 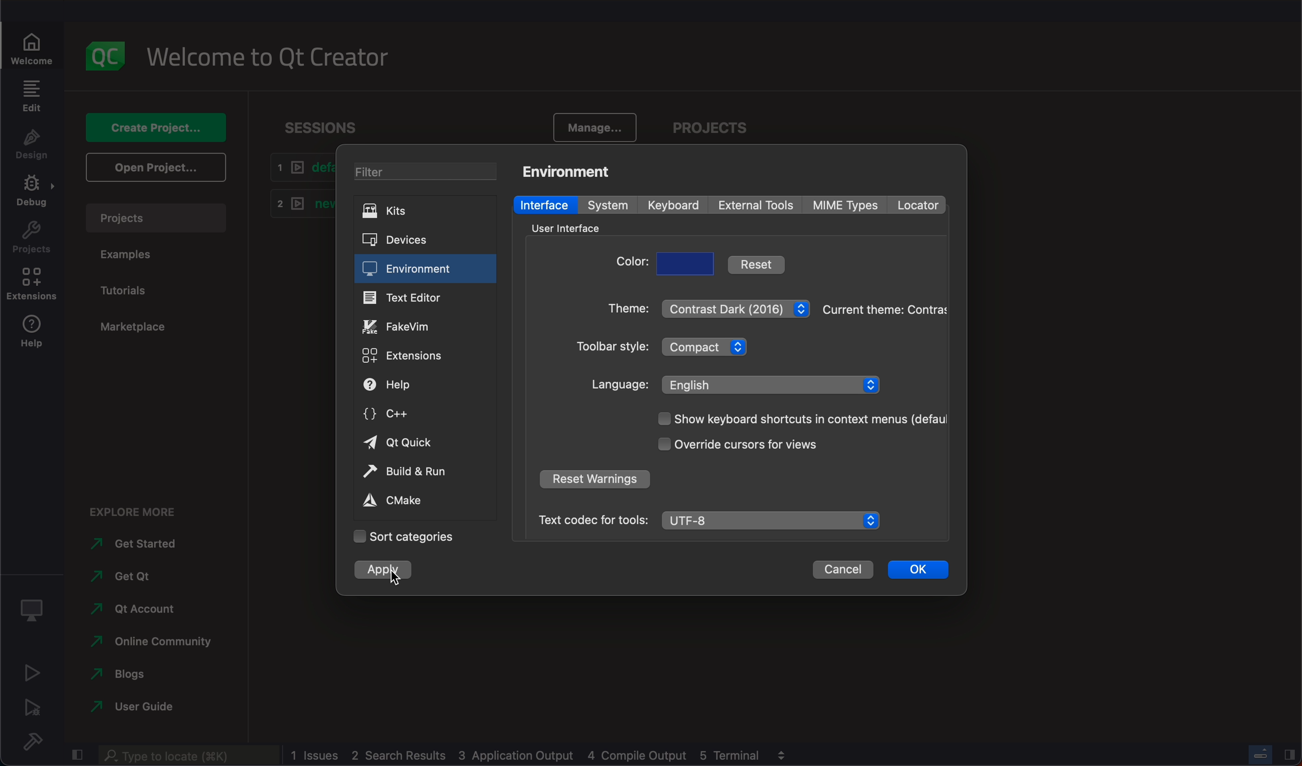 What do you see at coordinates (32, 708) in the screenshot?
I see `run debug` at bounding box center [32, 708].